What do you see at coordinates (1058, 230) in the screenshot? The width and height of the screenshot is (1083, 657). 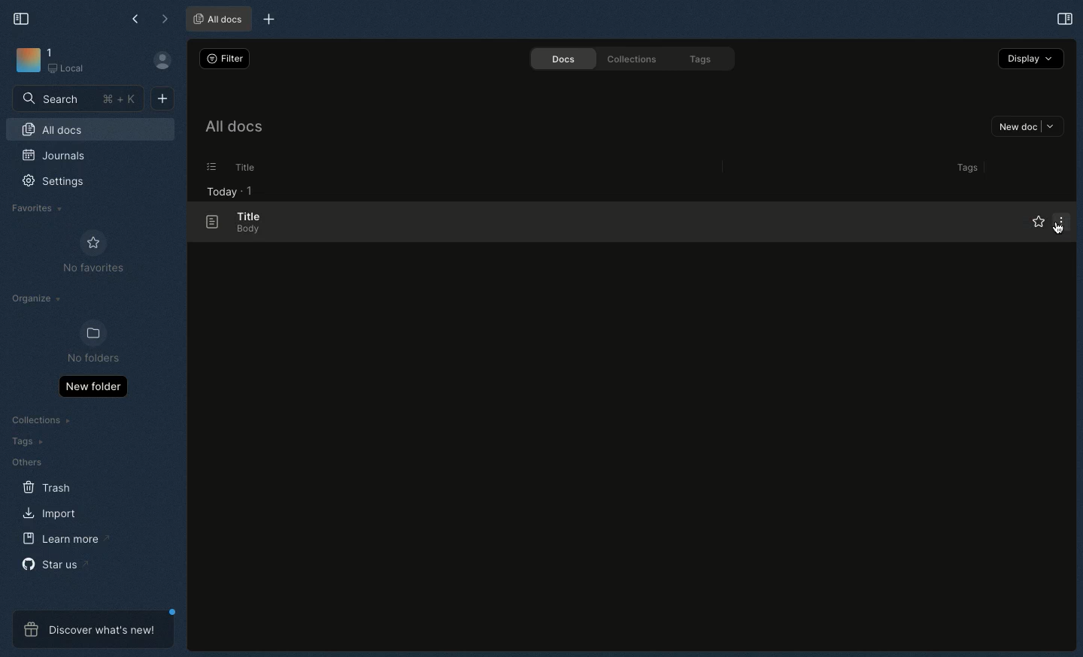 I see `cursor` at bounding box center [1058, 230].